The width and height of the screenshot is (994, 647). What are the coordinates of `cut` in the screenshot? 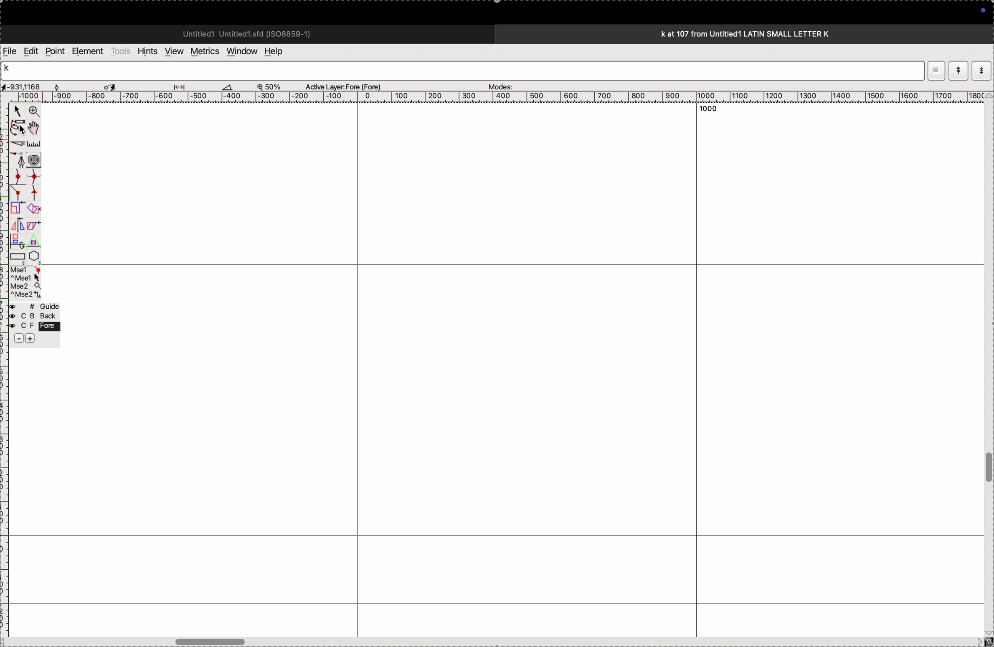 It's located at (228, 86).